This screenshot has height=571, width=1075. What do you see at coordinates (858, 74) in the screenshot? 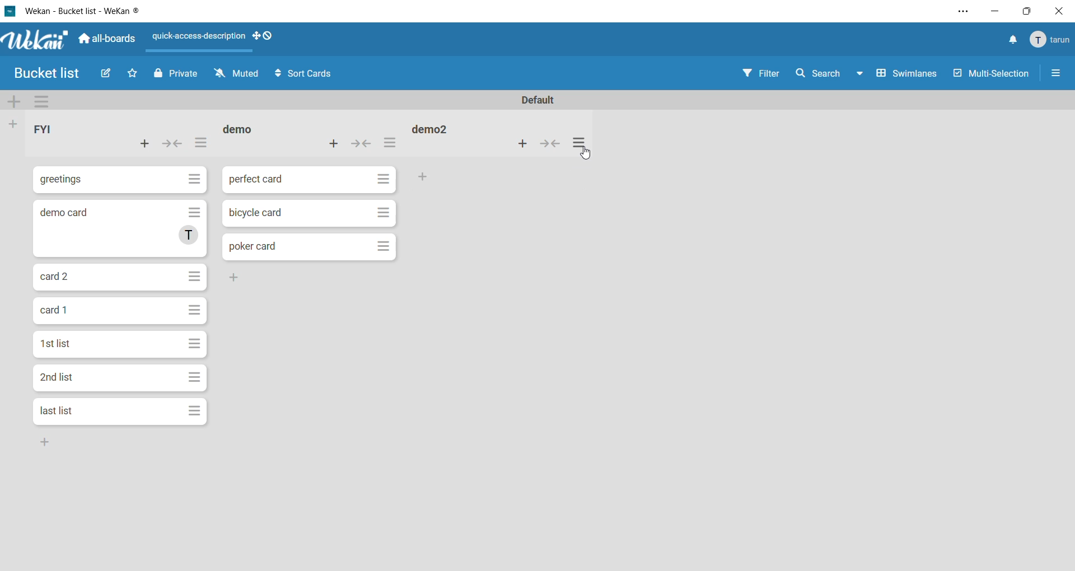
I see `Down-arrow` at bounding box center [858, 74].